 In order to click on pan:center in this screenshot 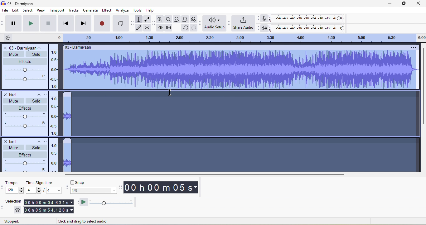, I will do `click(24, 170)`.